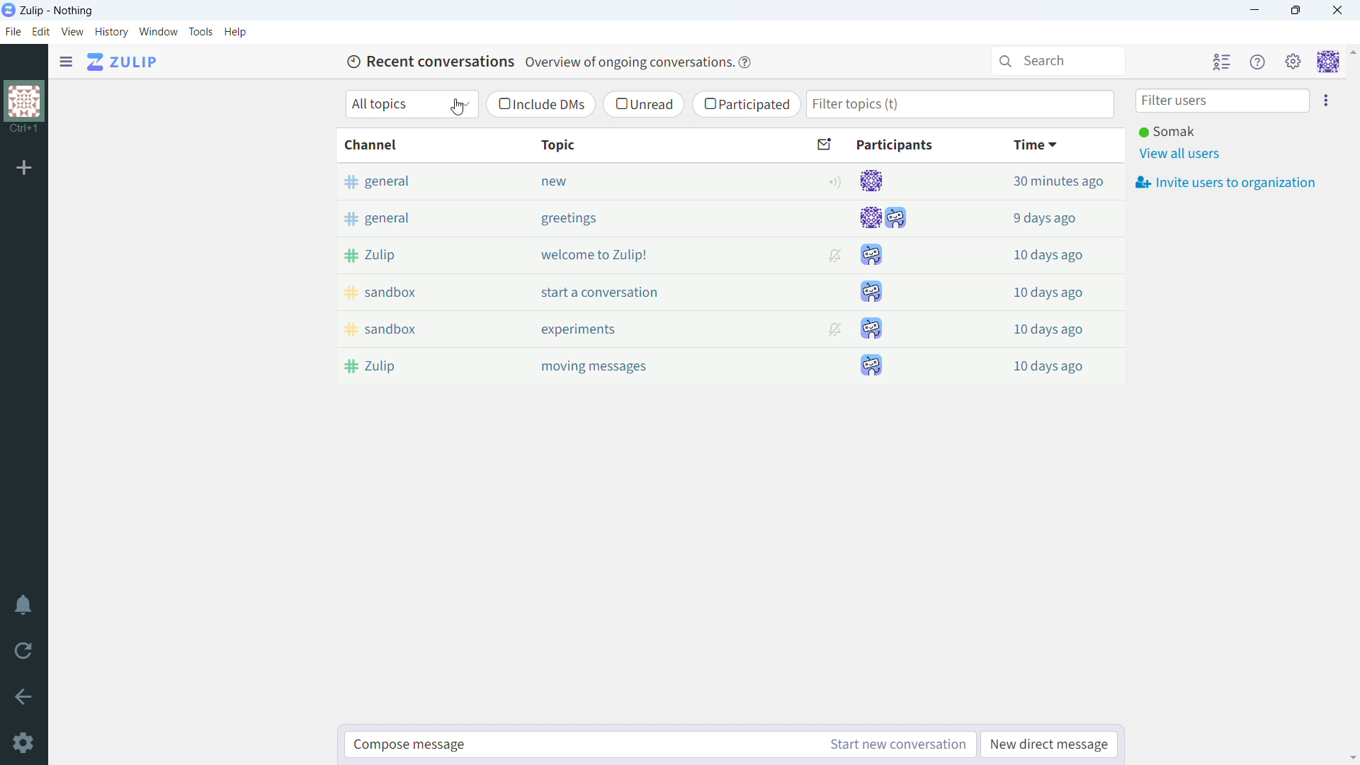 This screenshot has width=1360, height=765. Describe the element at coordinates (832, 182) in the screenshot. I see `follow` at that location.